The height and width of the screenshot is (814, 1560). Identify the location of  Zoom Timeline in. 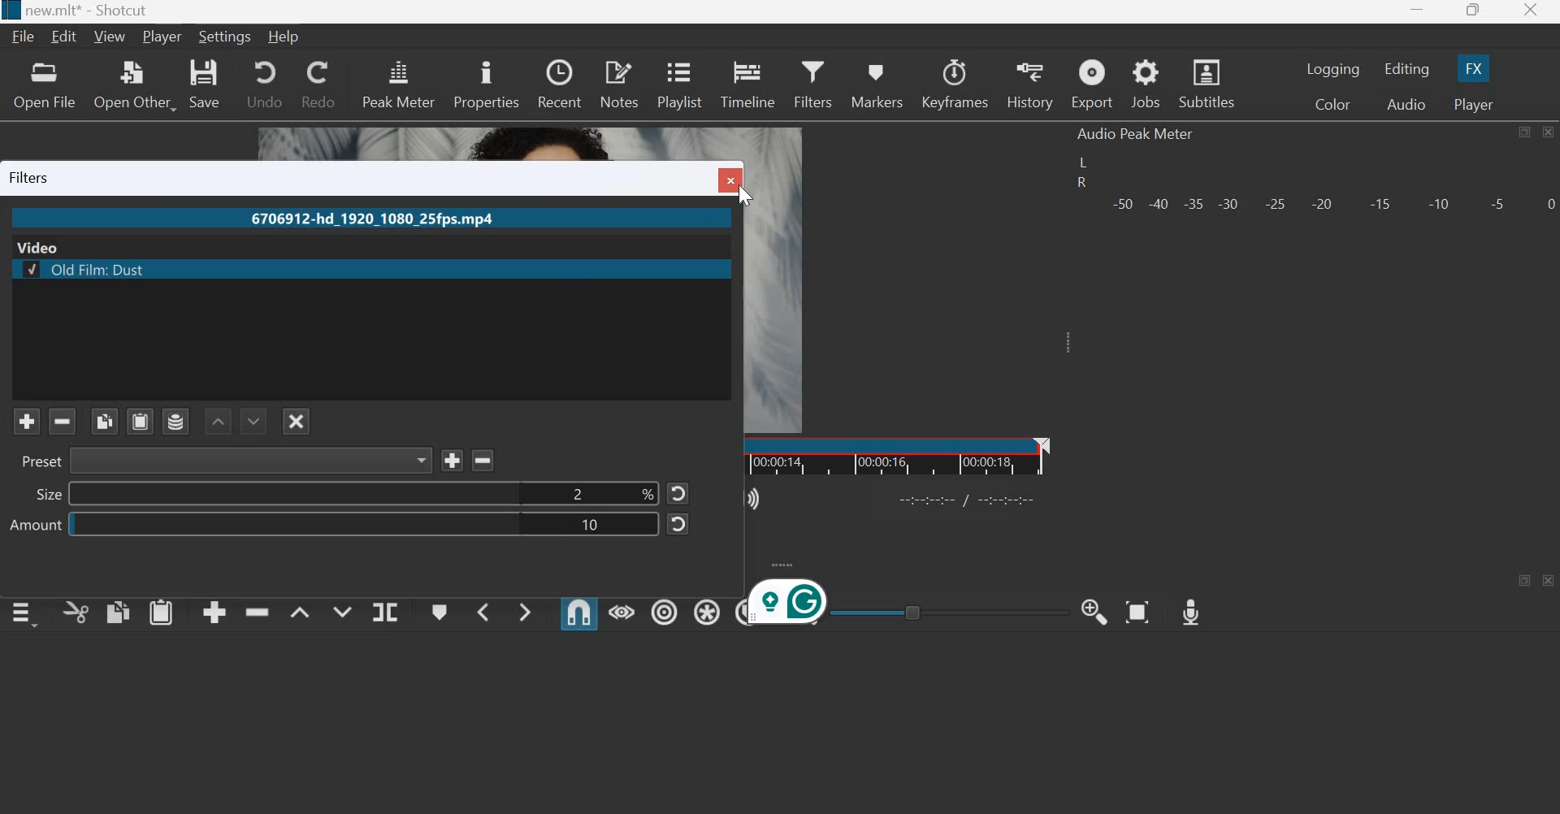
(1094, 610).